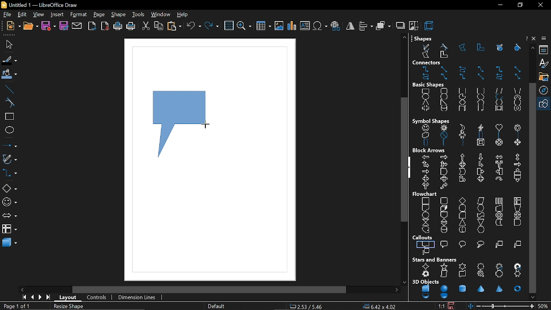 The image size is (551, 310). What do you see at coordinates (517, 103) in the screenshot?
I see `octagon` at bounding box center [517, 103].